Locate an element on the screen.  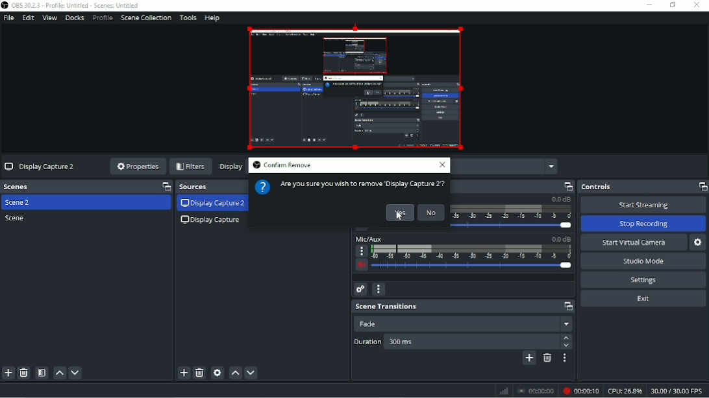
Move source(s) up is located at coordinates (234, 372).